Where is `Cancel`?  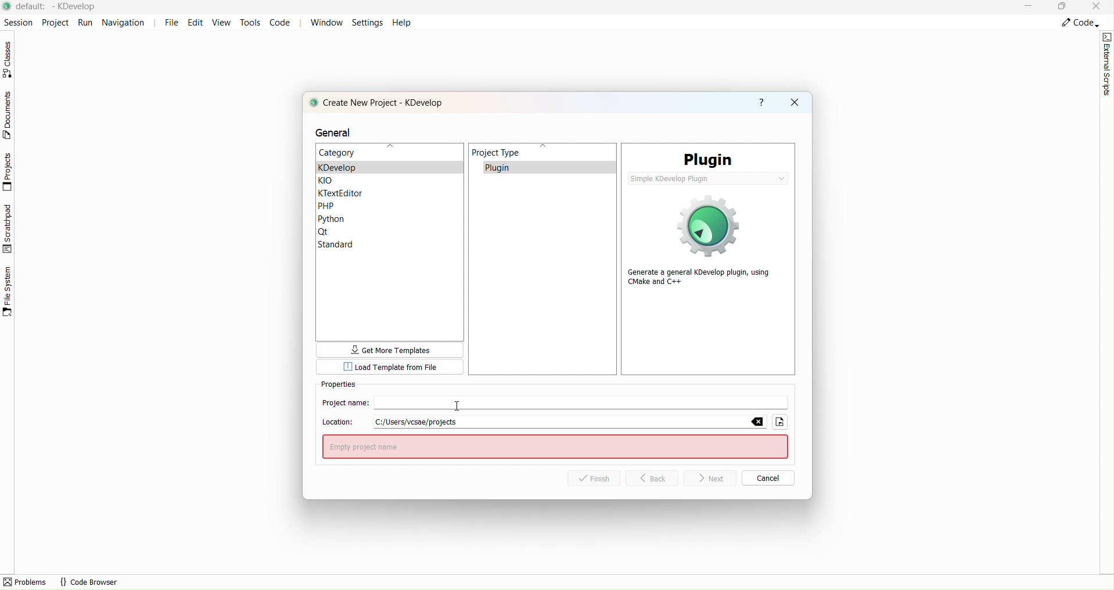
Cancel is located at coordinates (767, 480).